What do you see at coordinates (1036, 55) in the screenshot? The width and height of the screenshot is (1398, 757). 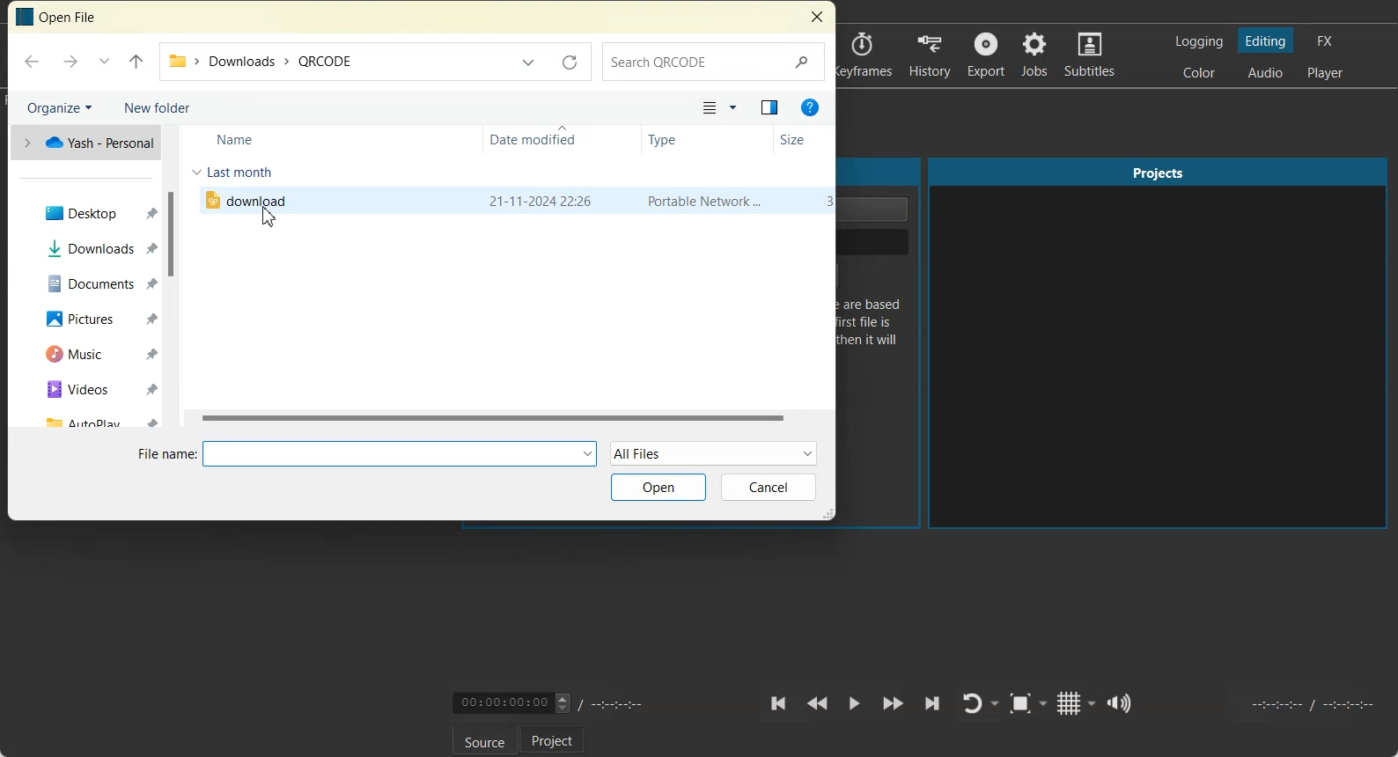 I see `Jobs` at bounding box center [1036, 55].